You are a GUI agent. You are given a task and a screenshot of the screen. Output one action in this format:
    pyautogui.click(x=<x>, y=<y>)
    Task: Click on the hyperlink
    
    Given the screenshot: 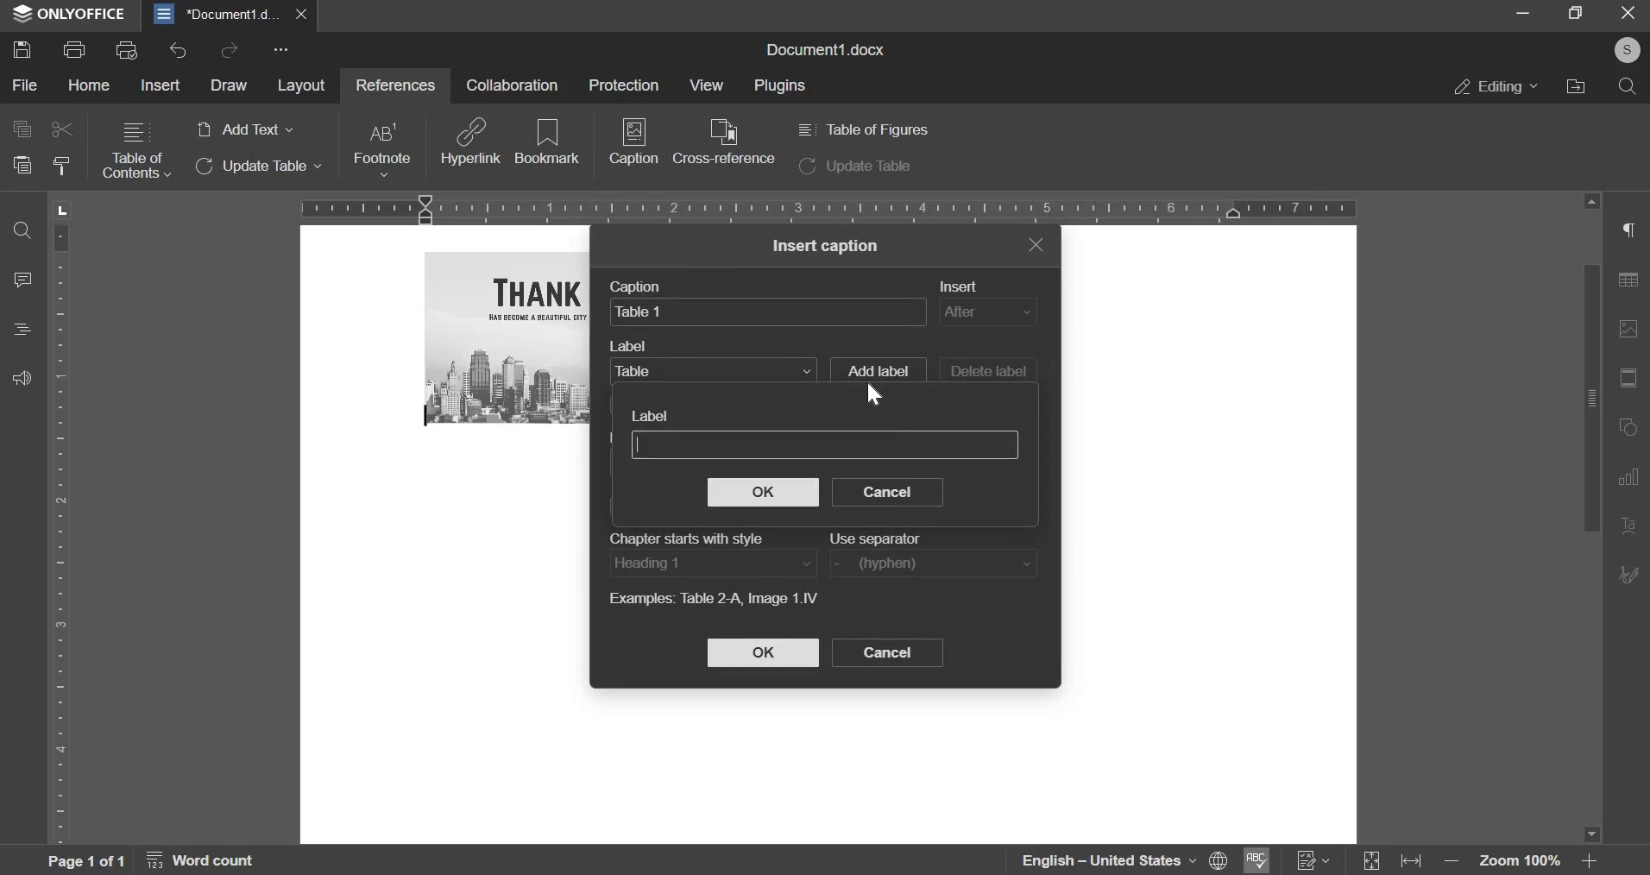 What is the action you would take?
    pyautogui.click(x=471, y=141)
    